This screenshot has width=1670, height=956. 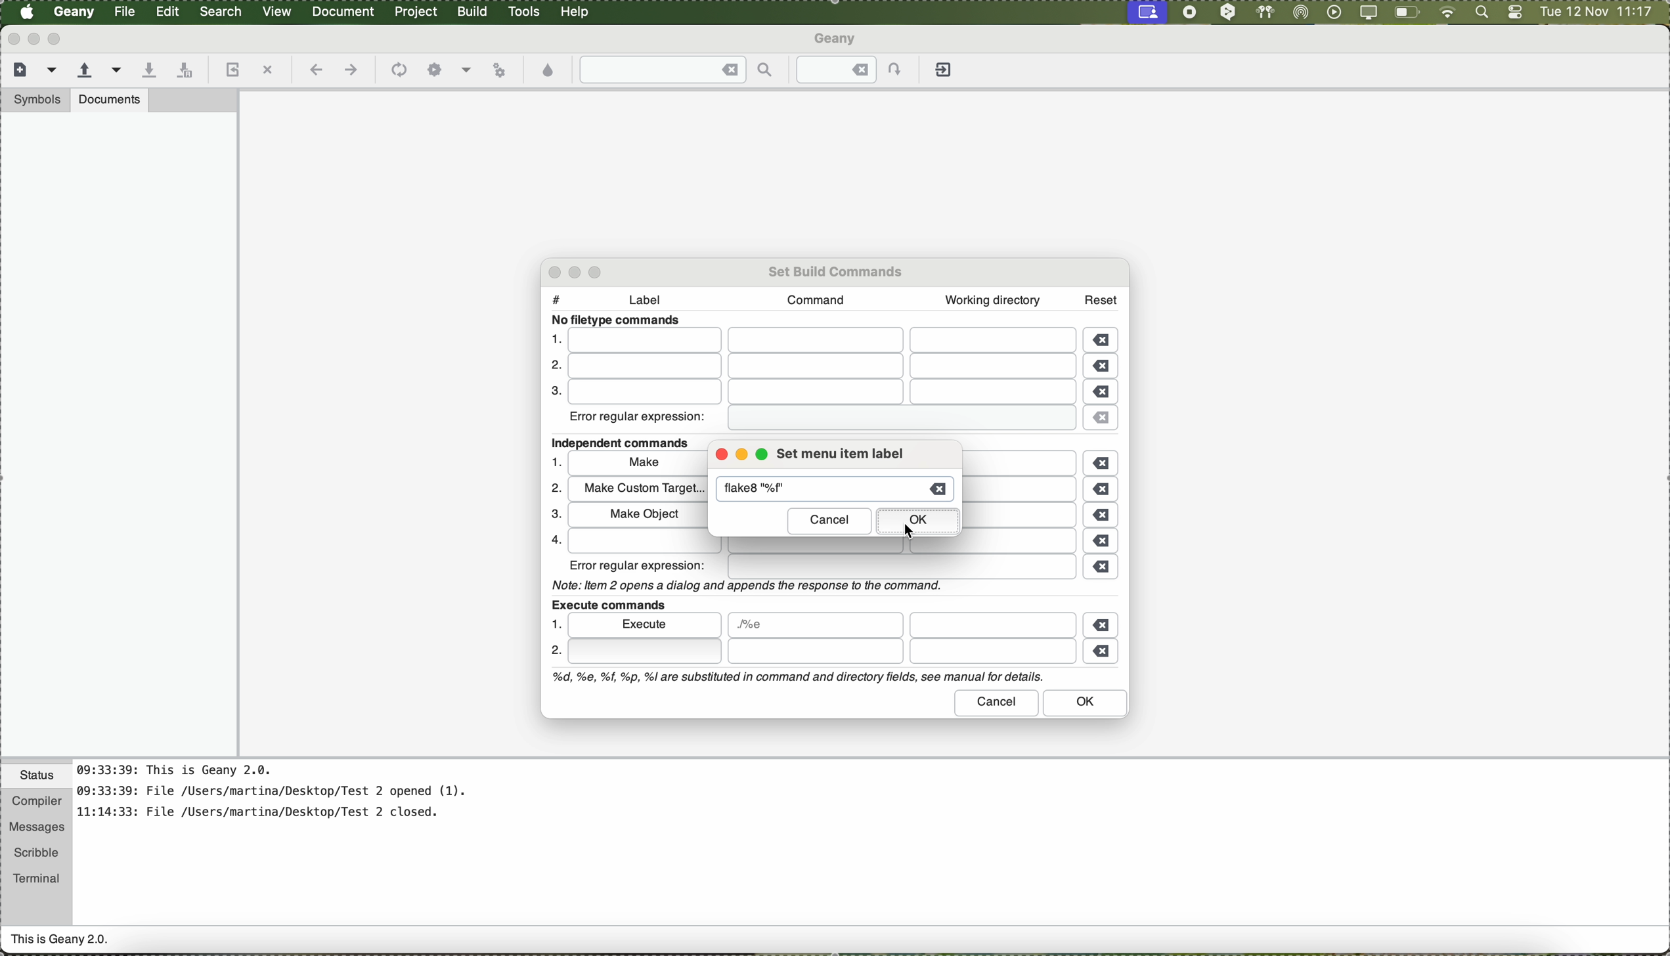 What do you see at coordinates (1447, 13) in the screenshot?
I see `wifi` at bounding box center [1447, 13].